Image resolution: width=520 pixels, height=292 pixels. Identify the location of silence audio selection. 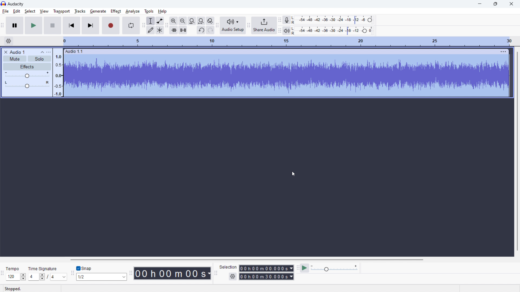
(183, 30).